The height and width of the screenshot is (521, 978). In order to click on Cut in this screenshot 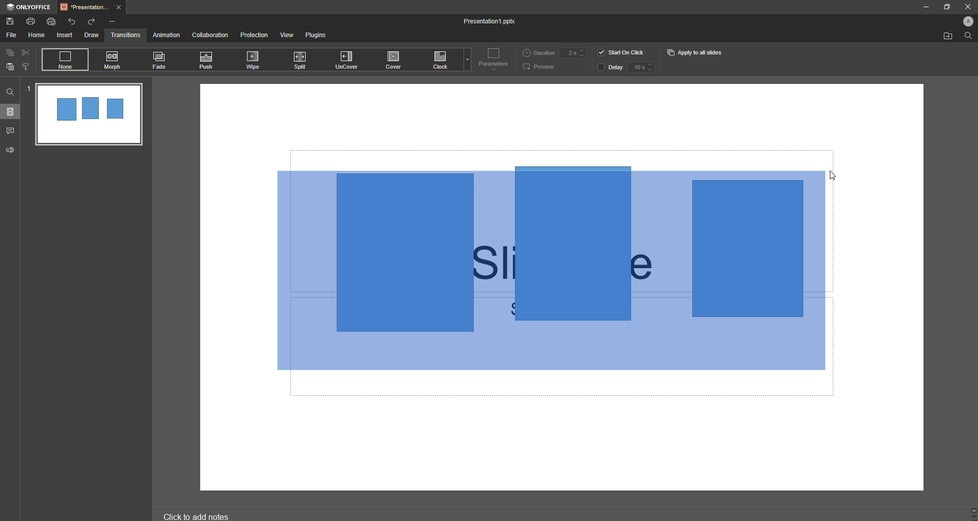, I will do `click(26, 52)`.